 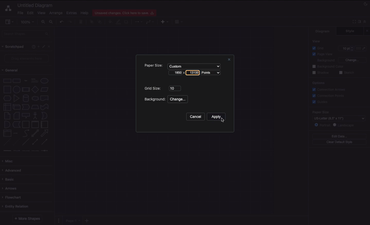 What do you see at coordinates (127, 22) in the screenshot?
I see `Shadow` at bounding box center [127, 22].